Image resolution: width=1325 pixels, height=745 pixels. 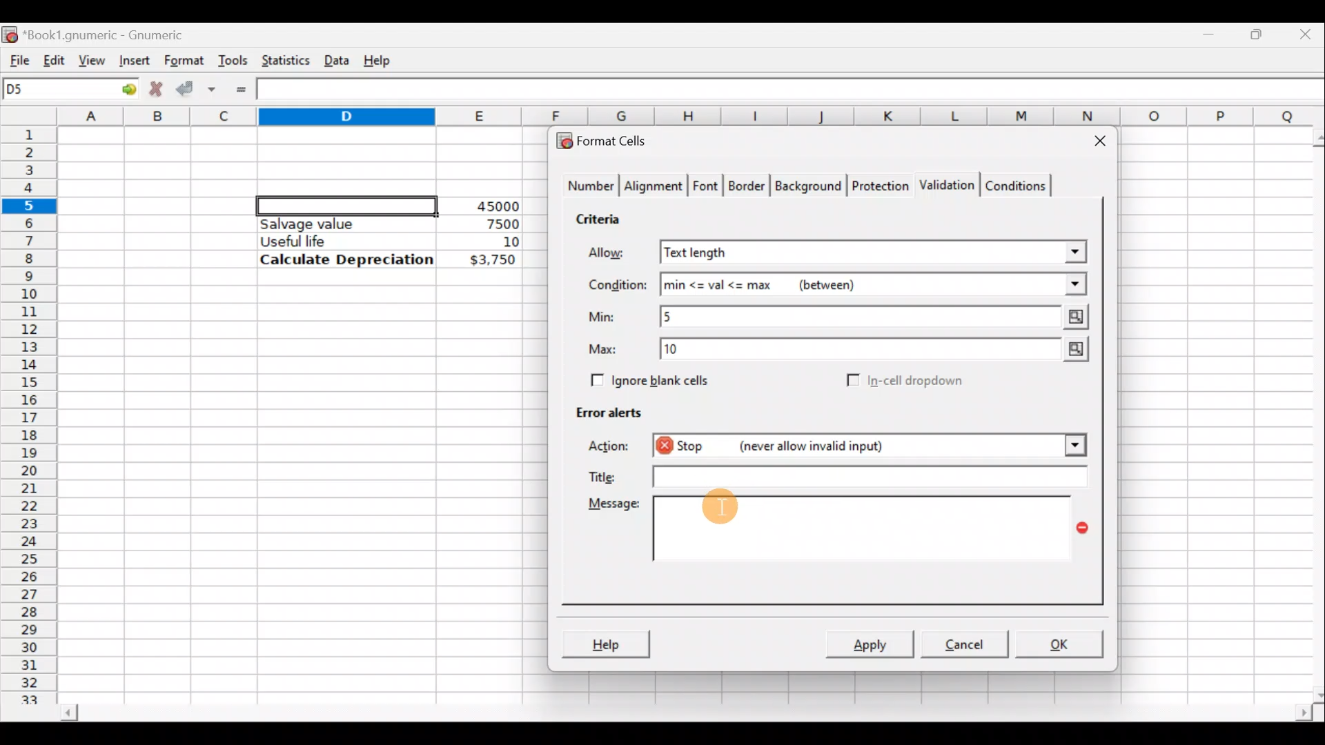 I want to click on Cancel, so click(x=962, y=643).